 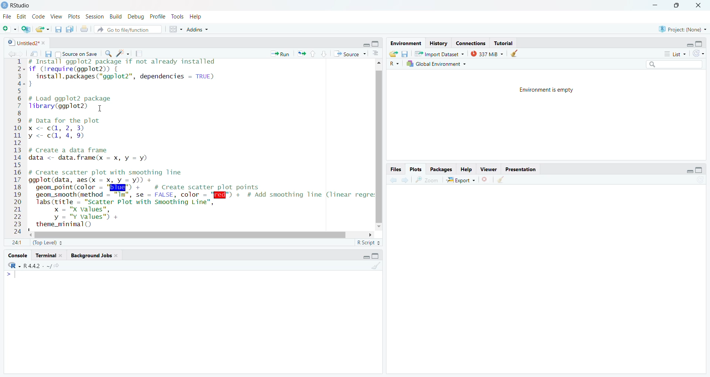 I want to click on File, so click(x=6, y=16).